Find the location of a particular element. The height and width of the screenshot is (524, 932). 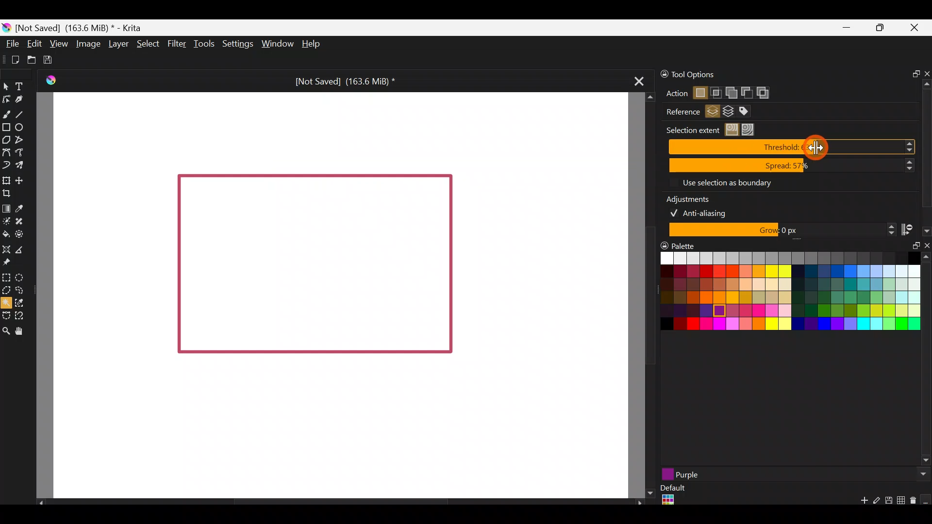

Scroll bar is located at coordinates (643, 295).